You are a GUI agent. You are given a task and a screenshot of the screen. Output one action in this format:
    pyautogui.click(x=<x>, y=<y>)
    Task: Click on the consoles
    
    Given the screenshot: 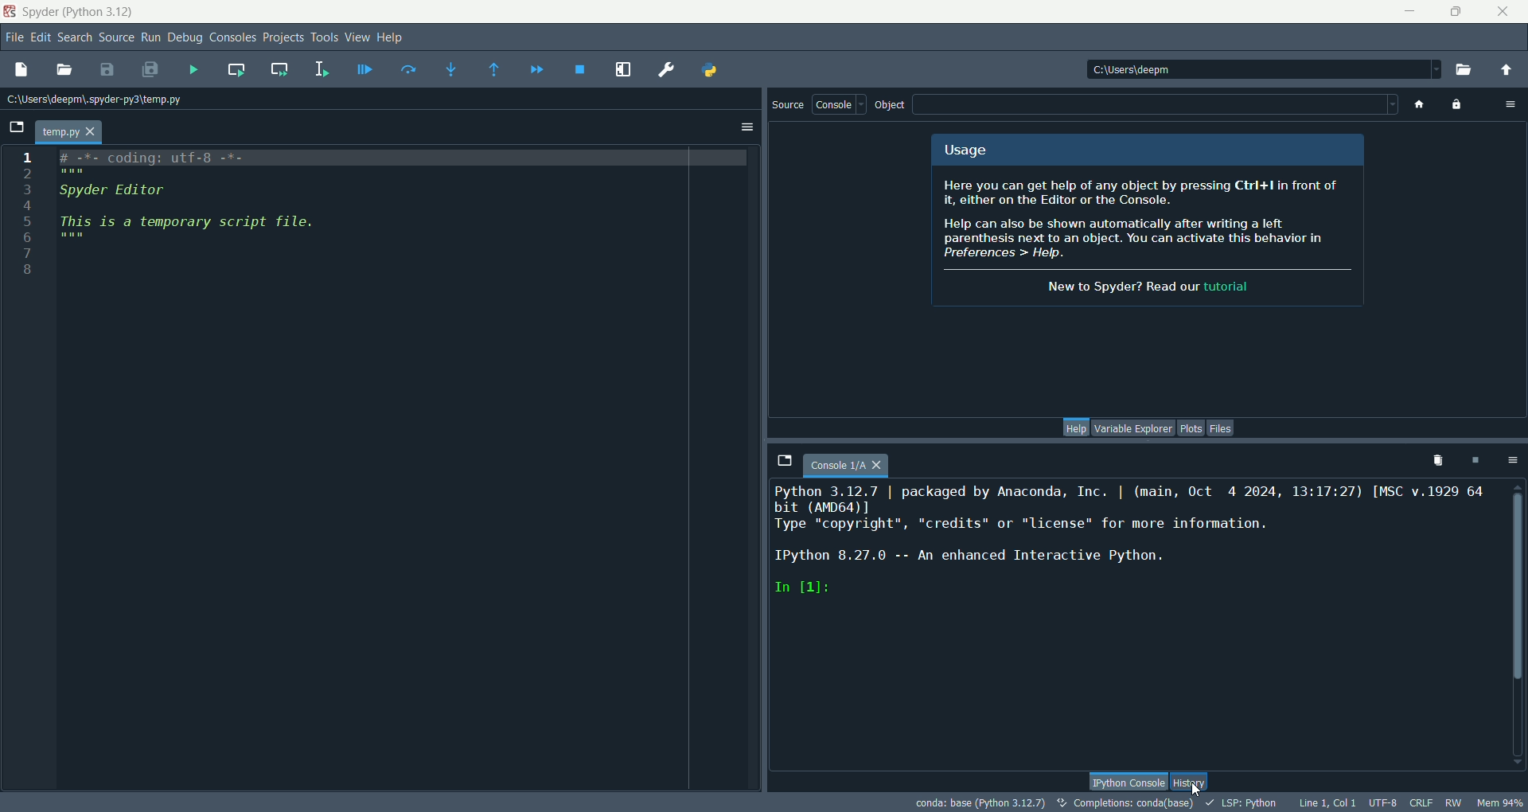 What is the action you would take?
    pyautogui.click(x=231, y=36)
    